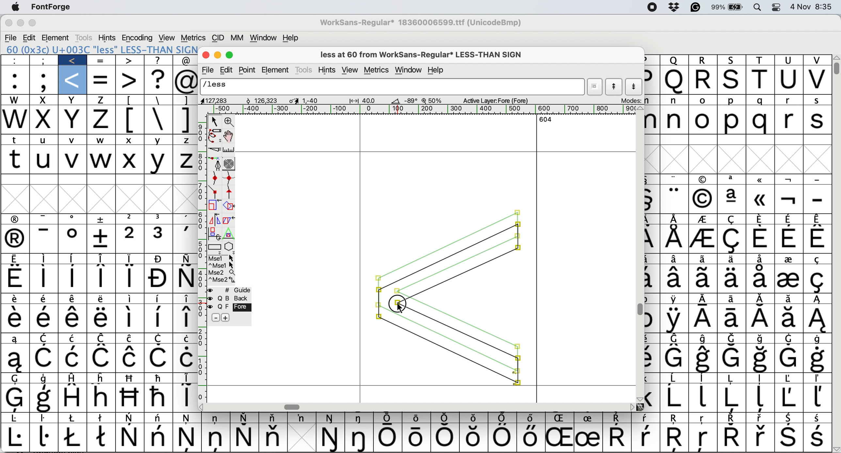 This screenshot has width=841, height=453. What do you see at coordinates (409, 70) in the screenshot?
I see `window` at bounding box center [409, 70].